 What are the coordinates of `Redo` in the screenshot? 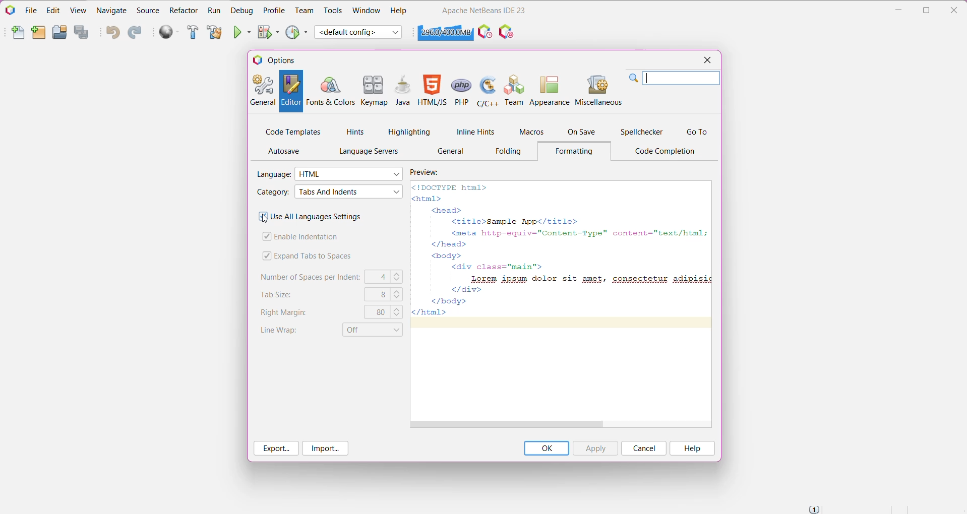 It's located at (135, 33).